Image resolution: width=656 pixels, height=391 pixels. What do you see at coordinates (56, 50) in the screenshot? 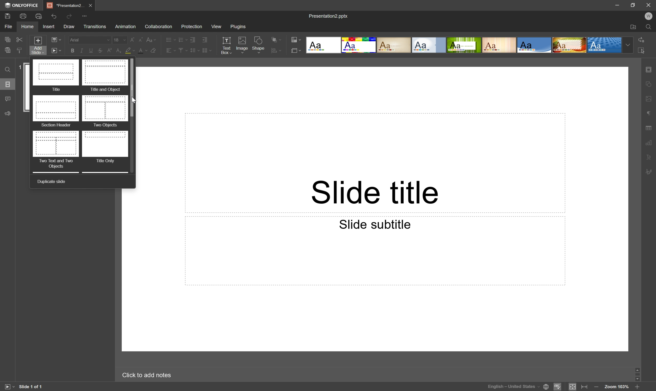
I see `Start slideshow` at bounding box center [56, 50].